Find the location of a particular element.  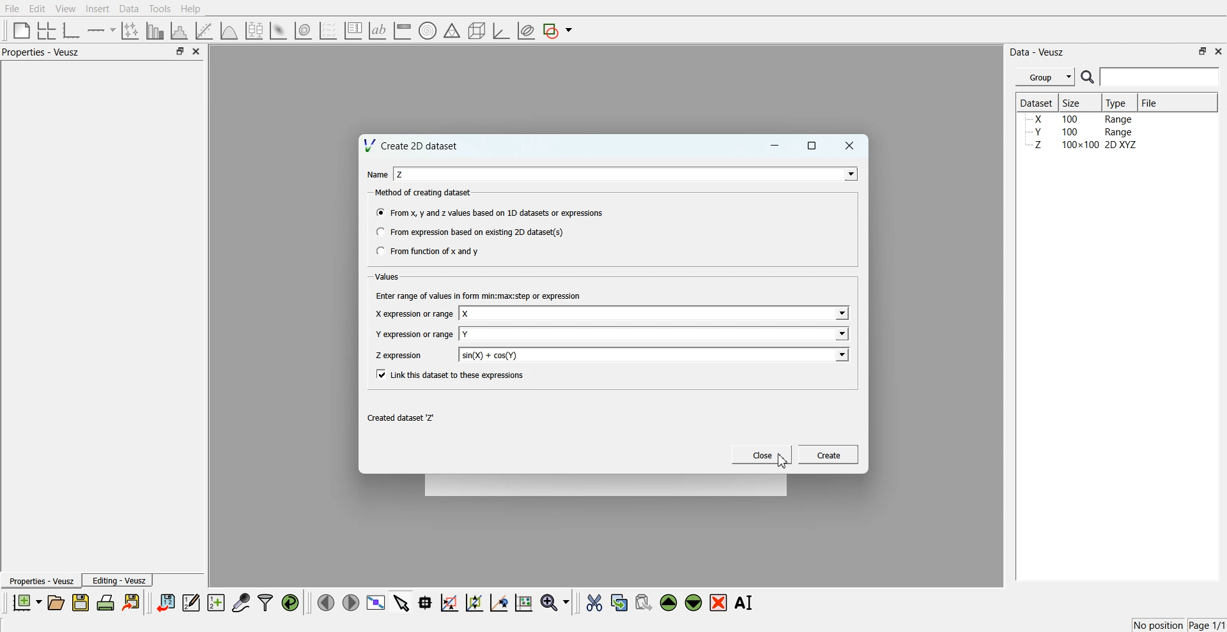

View plot full screen is located at coordinates (376, 602).